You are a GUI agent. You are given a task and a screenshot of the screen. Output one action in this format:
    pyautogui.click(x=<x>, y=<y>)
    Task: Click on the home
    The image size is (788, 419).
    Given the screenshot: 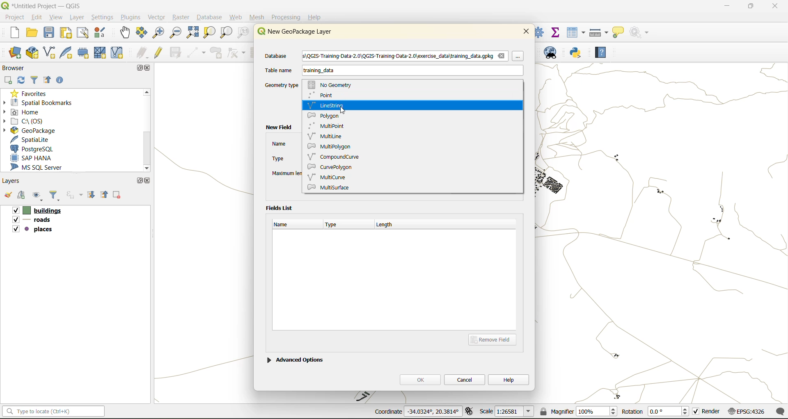 What is the action you would take?
    pyautogui.click(x=25, y=112)
    